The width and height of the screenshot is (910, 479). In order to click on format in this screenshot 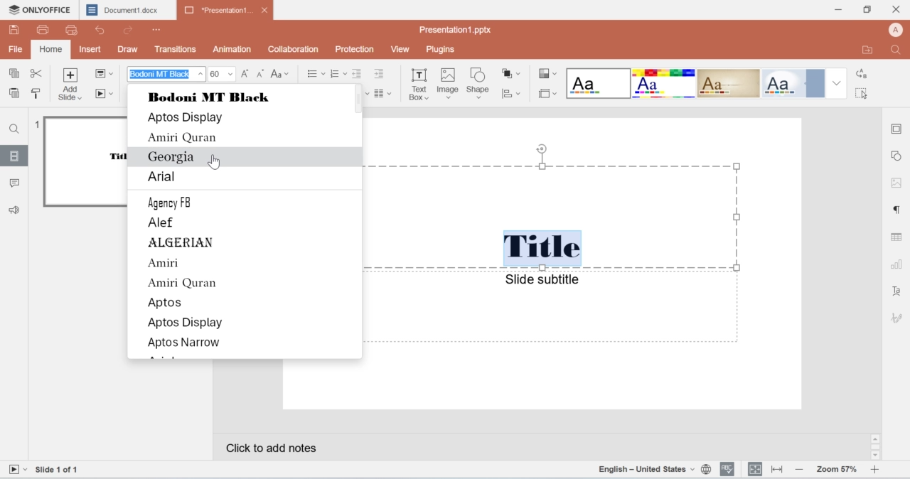, I will do `click(707, 83)`.